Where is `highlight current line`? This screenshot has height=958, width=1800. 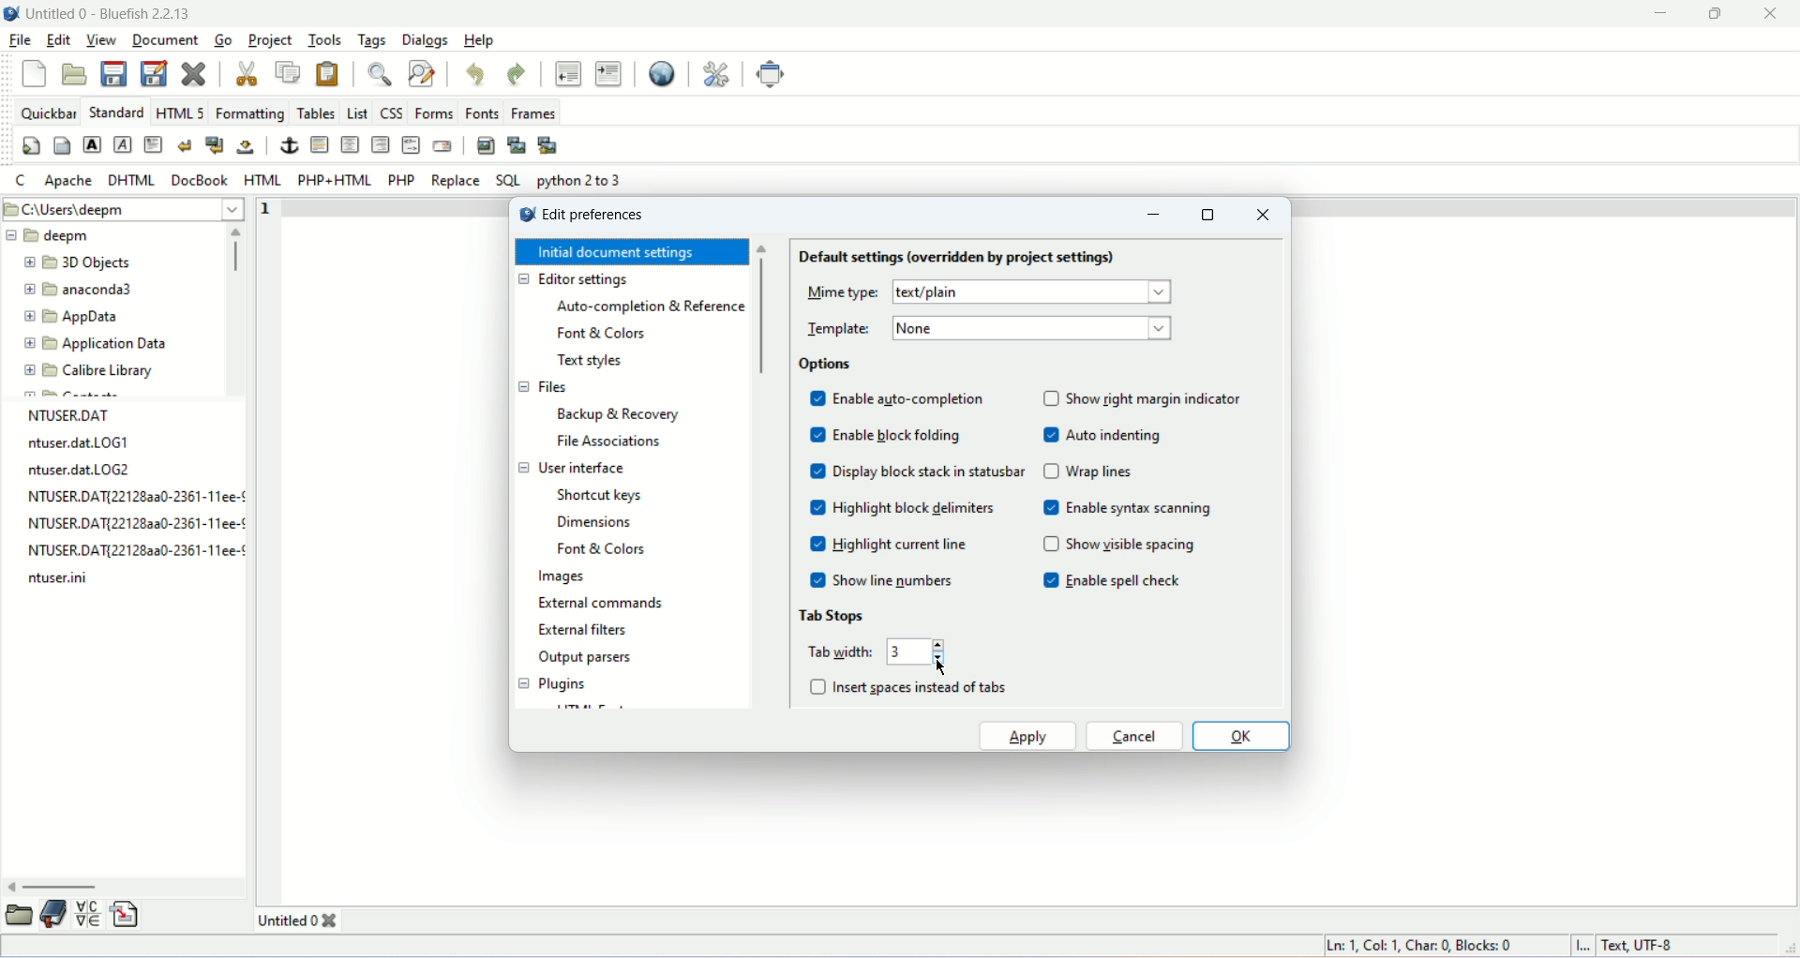
highlight current line is located at coordinates (899, 546).